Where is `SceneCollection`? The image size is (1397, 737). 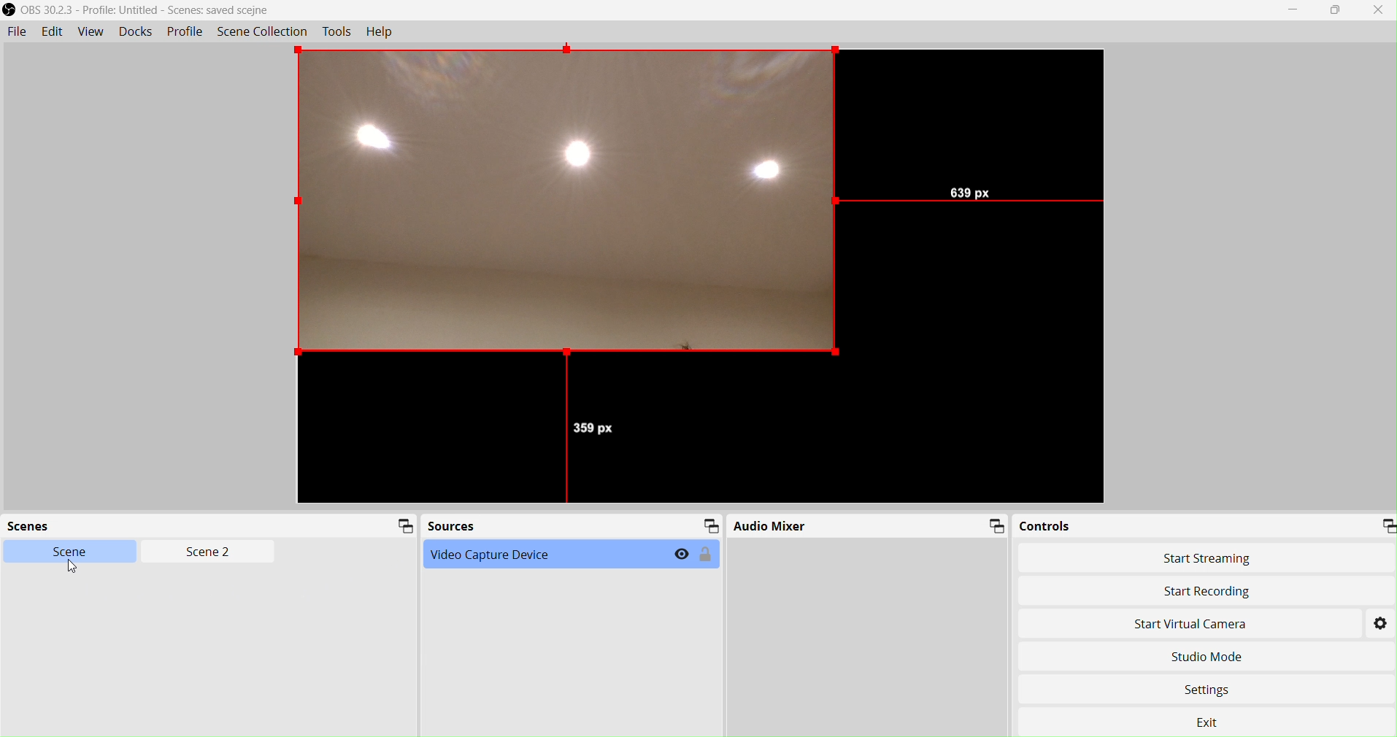
SceneCollection is located at coordinates (263, 33).